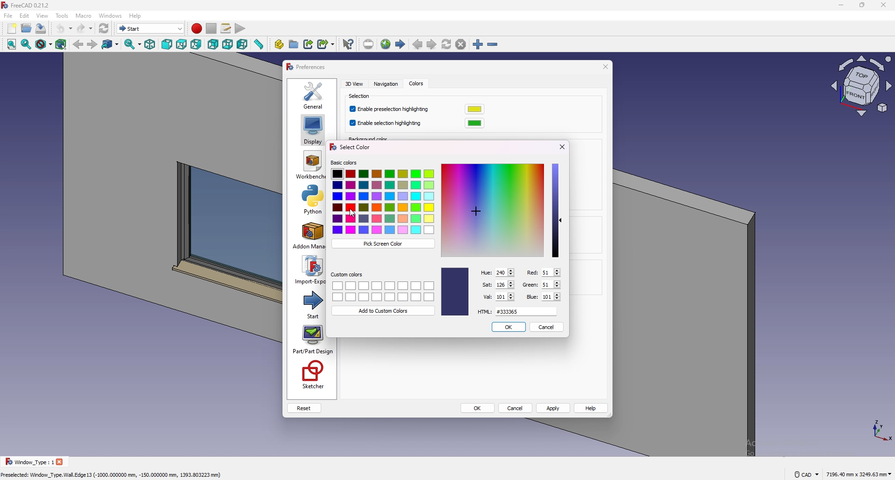 The image size is (895, 480). I want to click on redo, so click(84, 28).